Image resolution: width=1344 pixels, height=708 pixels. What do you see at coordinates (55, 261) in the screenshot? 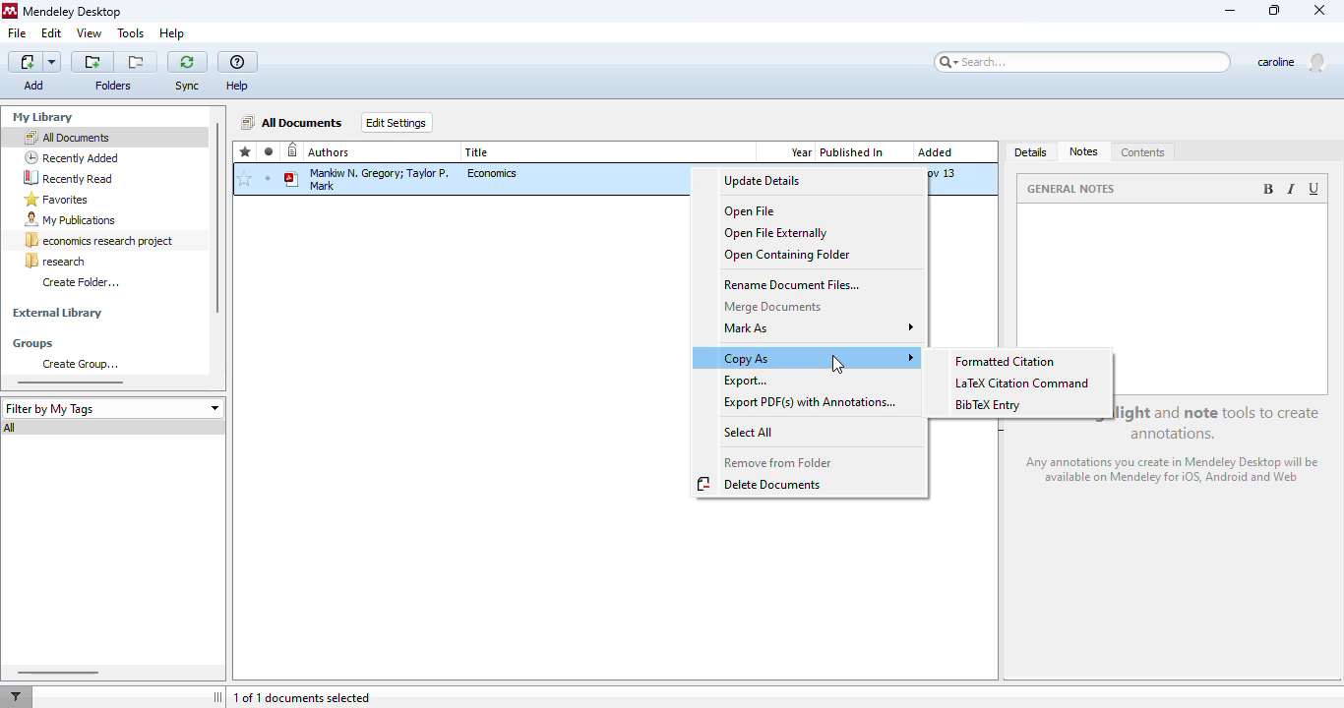
I see `research` at bounding box center [55, 261].